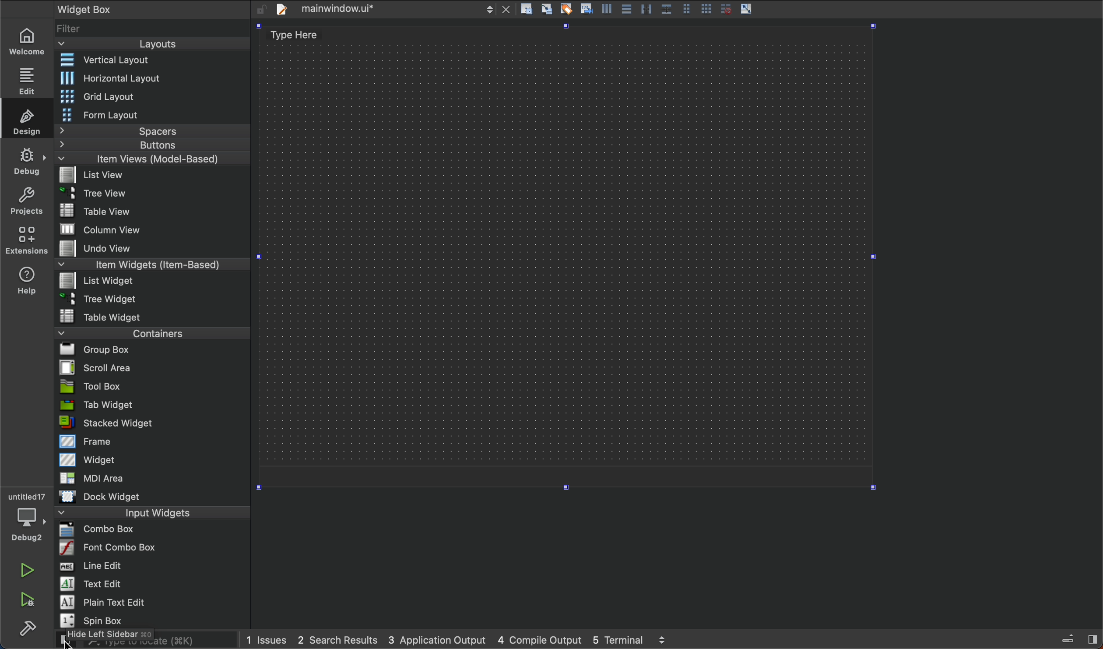  Describe the element at coordinates (93, 460) in the screenshot. I see `Widget` at that location.